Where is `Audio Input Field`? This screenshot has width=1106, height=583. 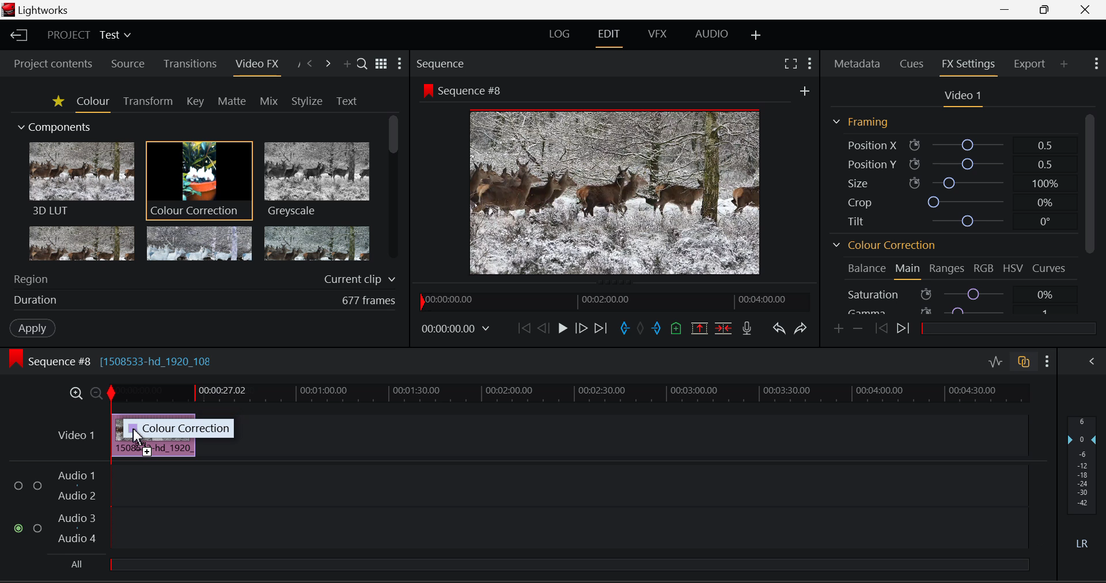 Audio Input Field is located at coordinates (567, 529).